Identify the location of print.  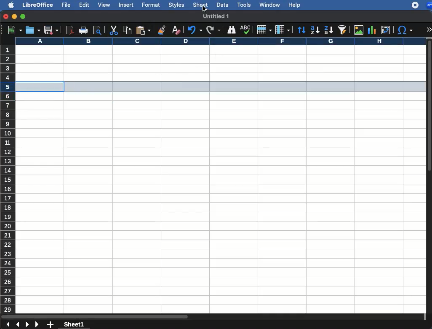
(84, 31).